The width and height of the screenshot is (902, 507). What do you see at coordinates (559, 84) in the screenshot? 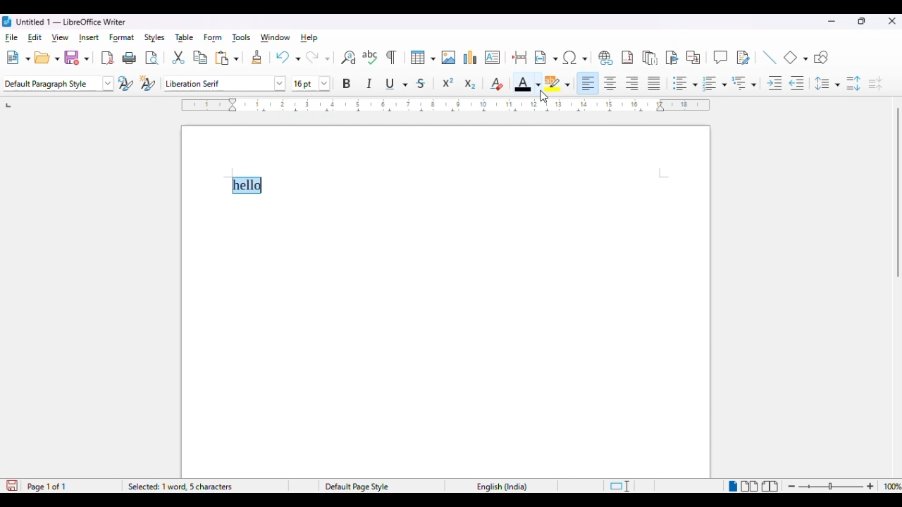
I see `character highlighting color` at bounding box center [559, 84].